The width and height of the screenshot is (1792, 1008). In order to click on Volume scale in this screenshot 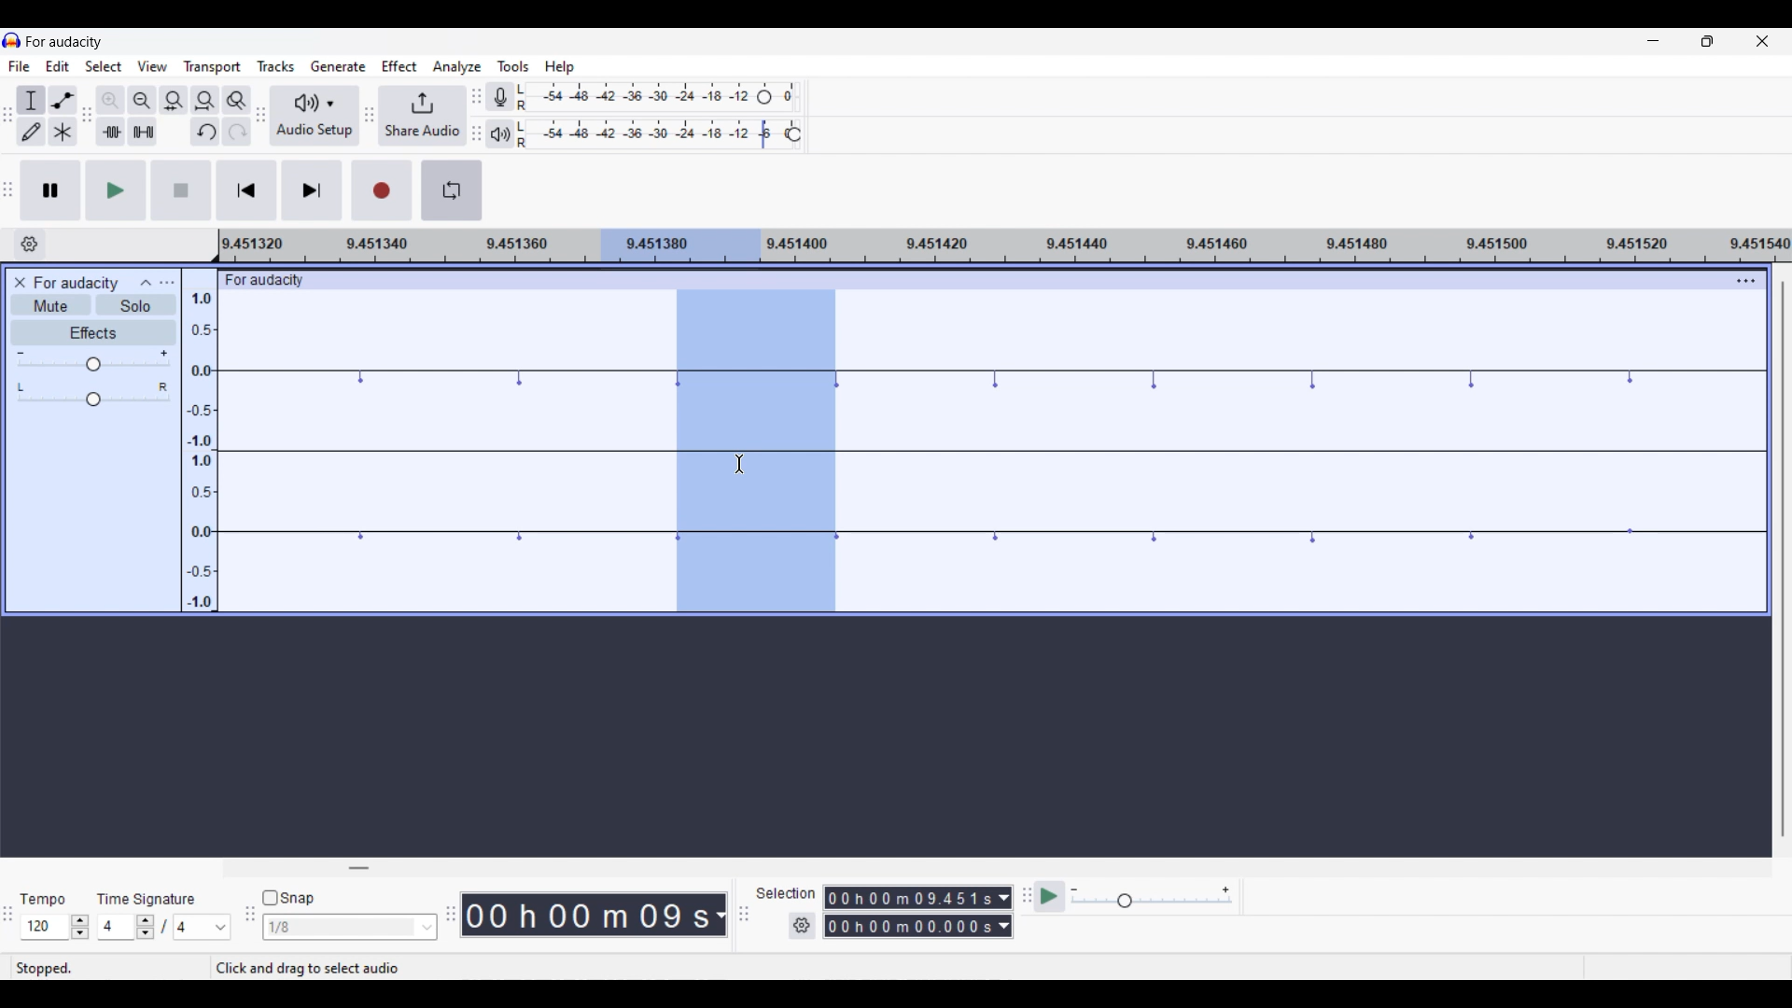, I will do `click(93, 360)`.